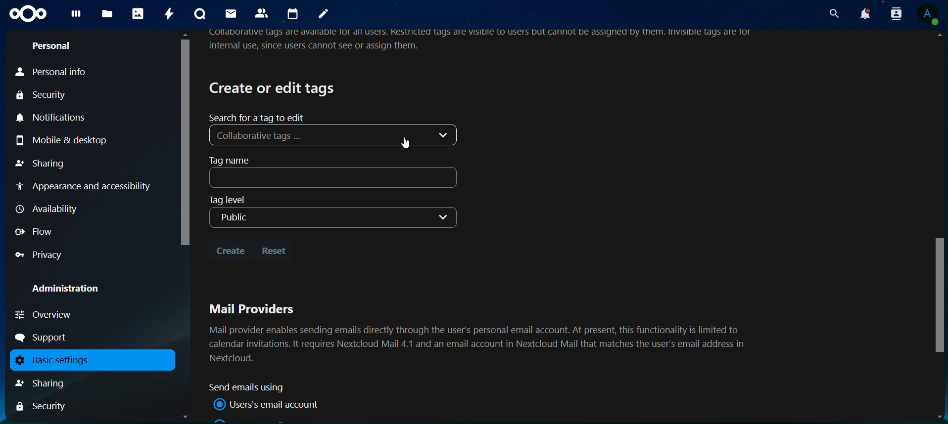  Describe the element at coordinates (47, 96) in the screenshot. I see `security` at that location.